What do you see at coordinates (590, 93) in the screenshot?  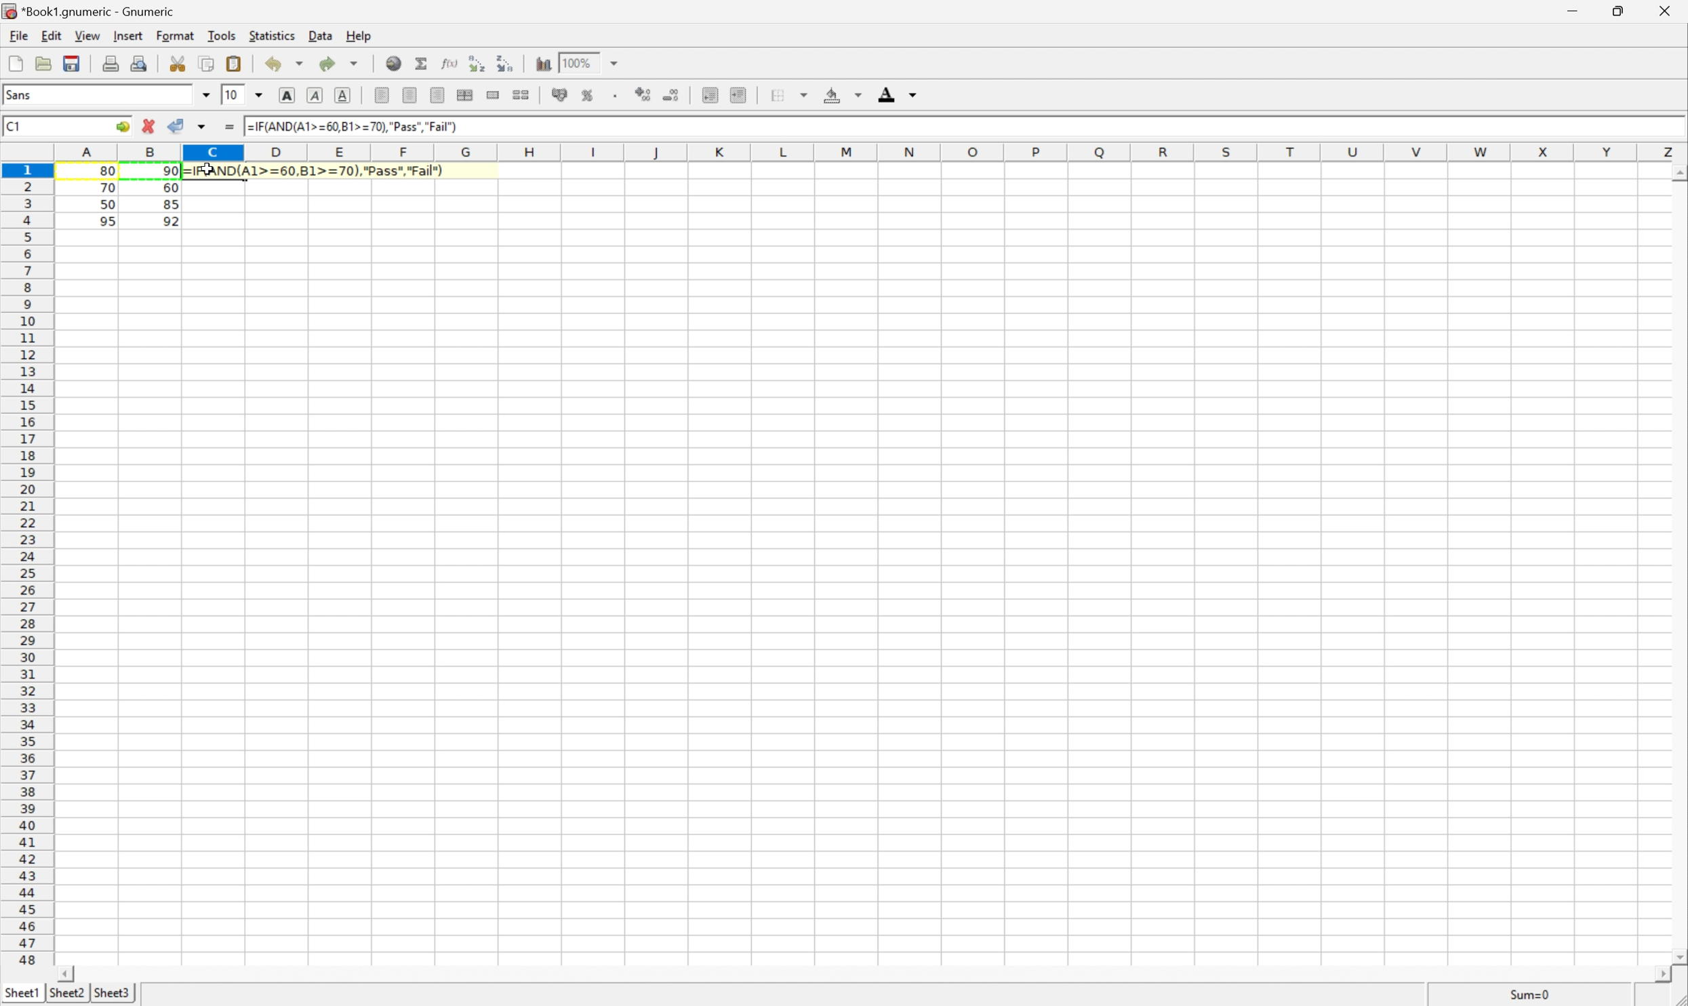 I see `Format the selection as percentage` at bounding box center [590, 93].